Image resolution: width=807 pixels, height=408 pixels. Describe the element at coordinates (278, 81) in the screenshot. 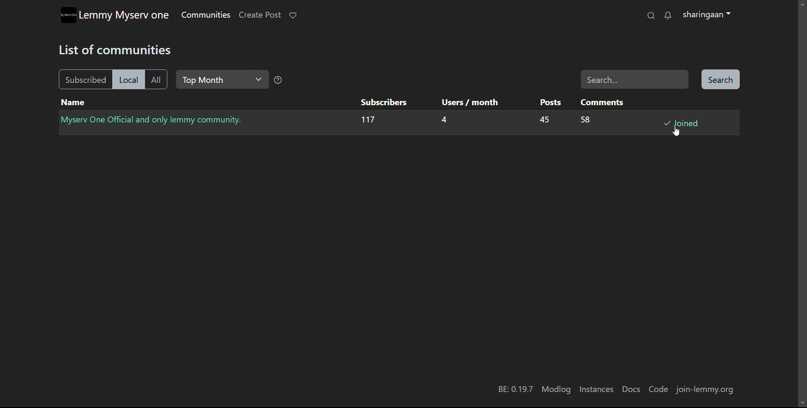

I see `help` at that location.